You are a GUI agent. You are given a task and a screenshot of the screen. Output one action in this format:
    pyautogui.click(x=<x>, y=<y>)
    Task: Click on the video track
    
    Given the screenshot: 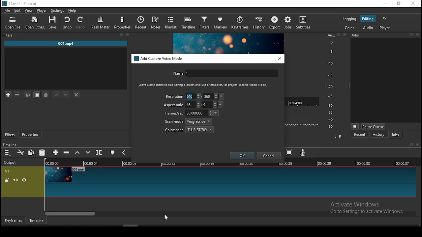 What is the action you would take?
    pyautogui.click(x=230, y=182)
    